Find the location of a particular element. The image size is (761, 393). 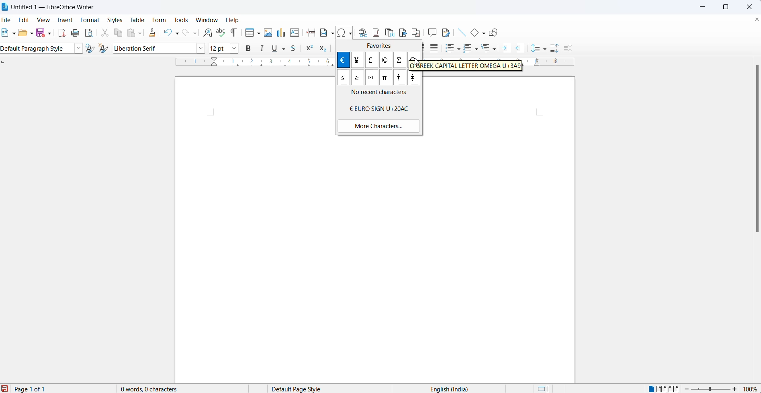

form is located at coordinates (159, 20).